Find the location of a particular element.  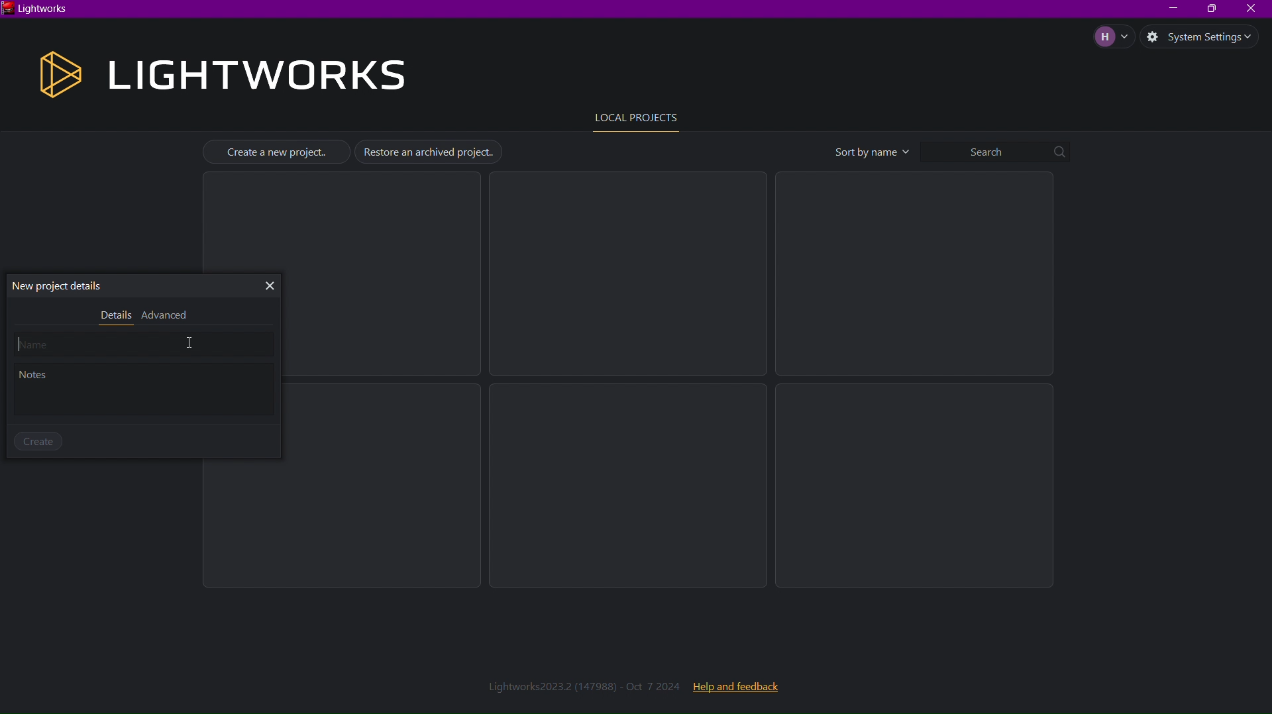

Lightworks2023.2 (147988) - Oct 7 2024 is located at coordinates (585, 684).